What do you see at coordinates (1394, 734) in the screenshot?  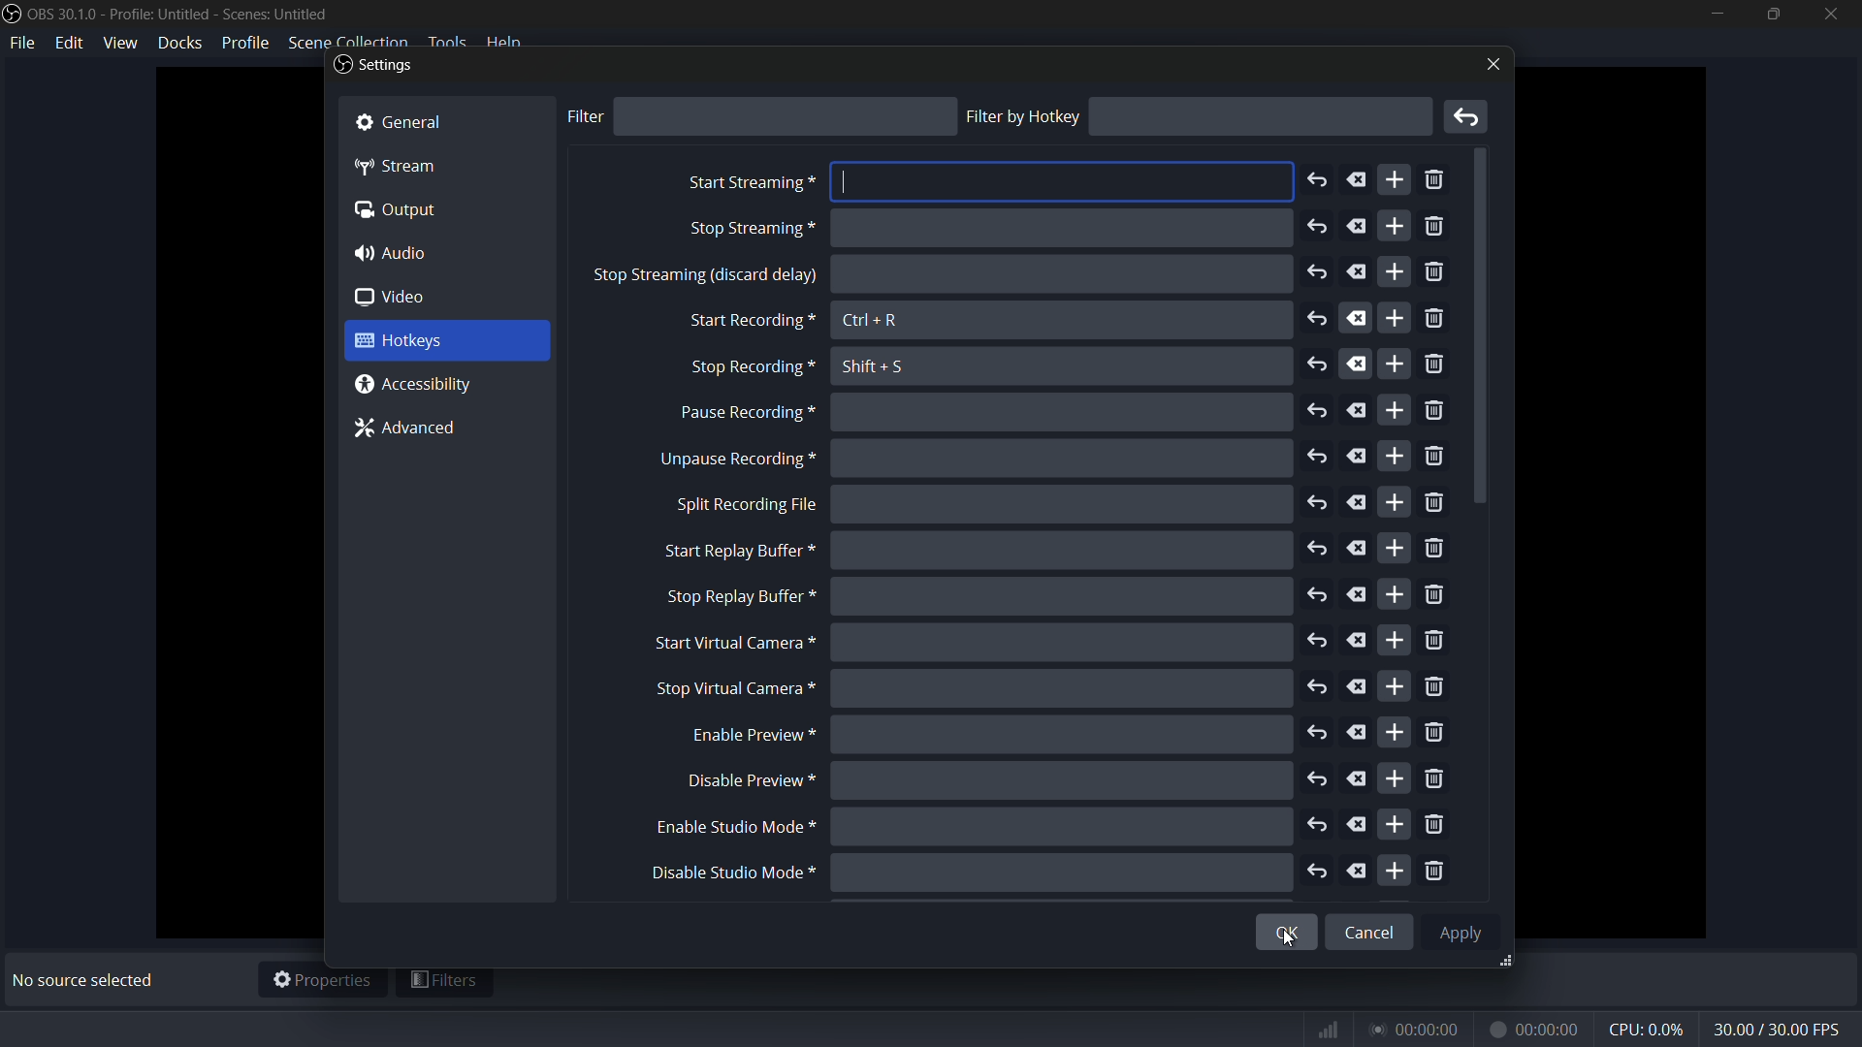 I see `add more` at bounding box center [1394, 734].